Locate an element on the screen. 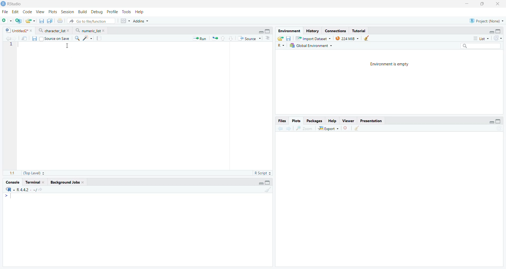  Connections is located at coordinates (335, 30).